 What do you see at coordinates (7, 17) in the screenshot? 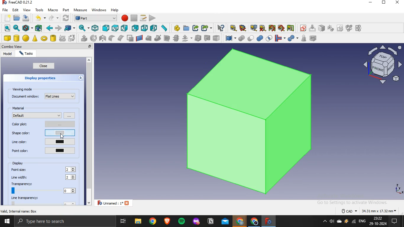
I see `new file` at bounding box center [7, 17].